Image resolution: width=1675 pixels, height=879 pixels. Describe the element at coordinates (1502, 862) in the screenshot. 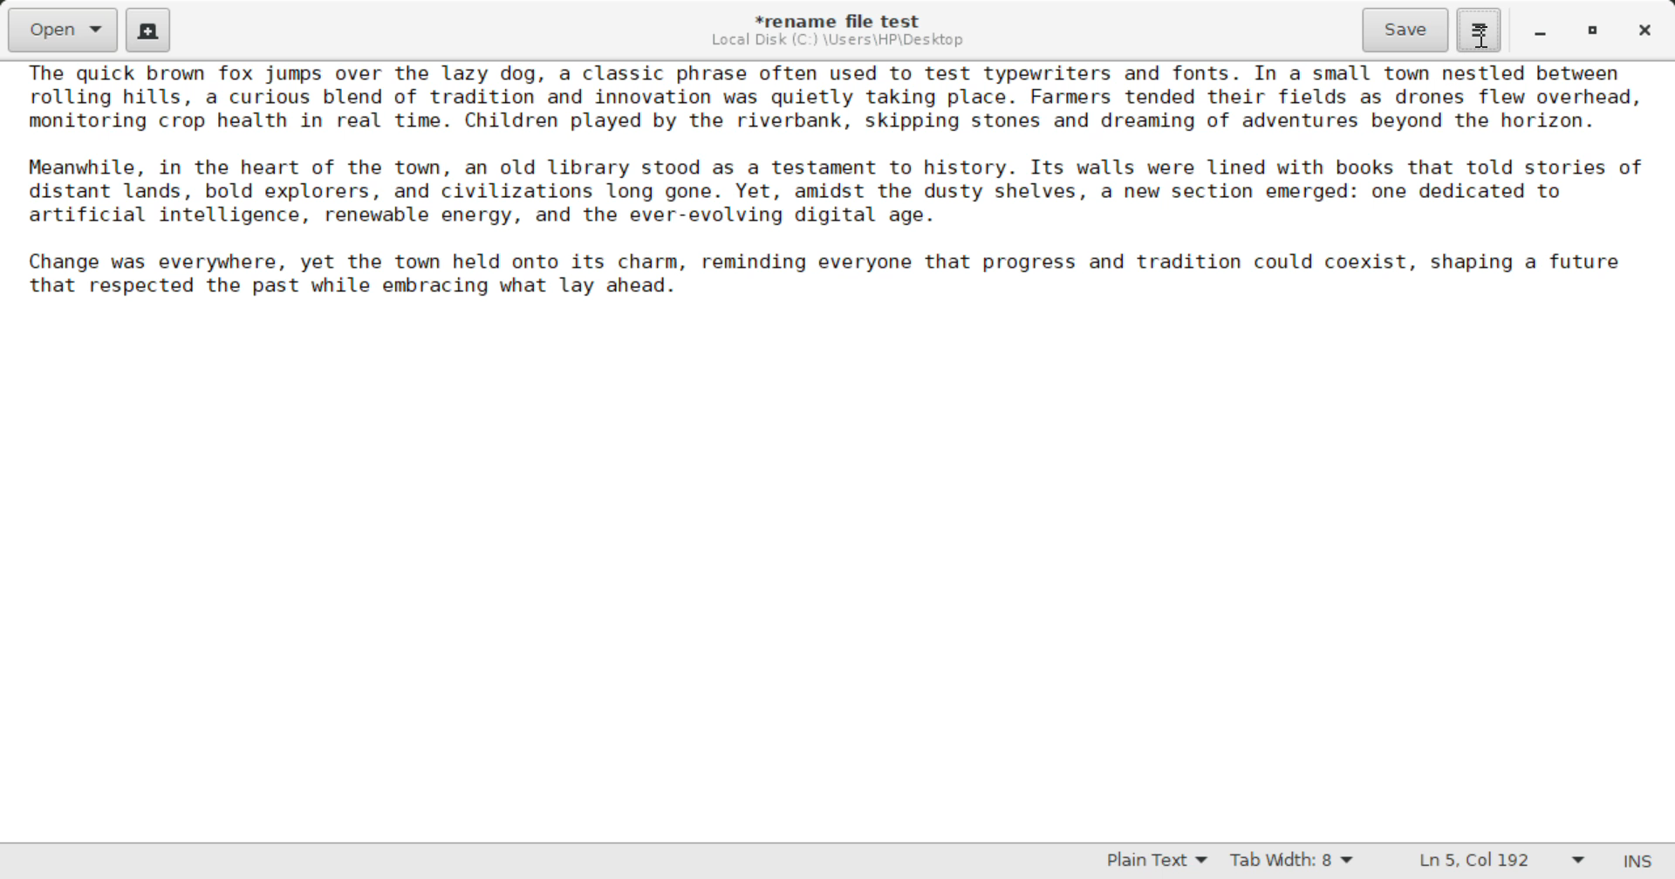

I see `Line & Character Count` at that location.